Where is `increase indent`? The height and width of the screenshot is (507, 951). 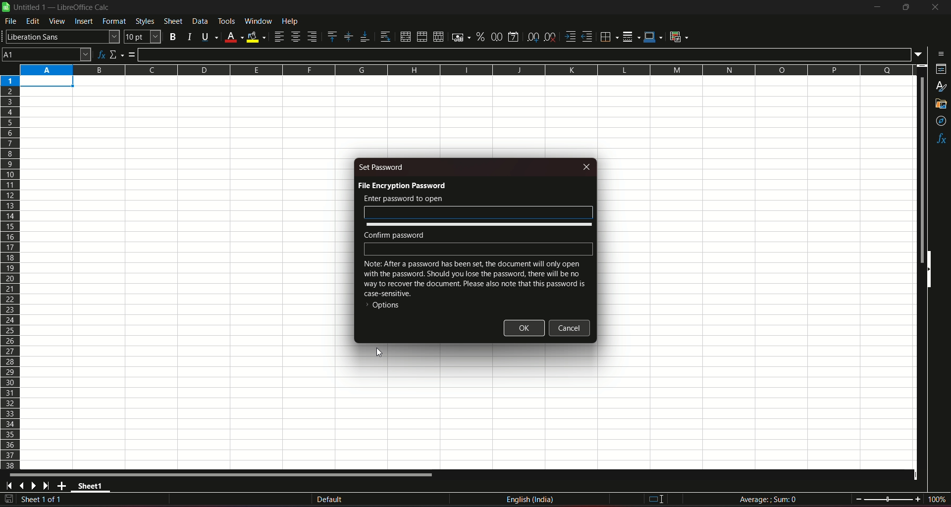 increase indent is located at coordinates (570, 36).